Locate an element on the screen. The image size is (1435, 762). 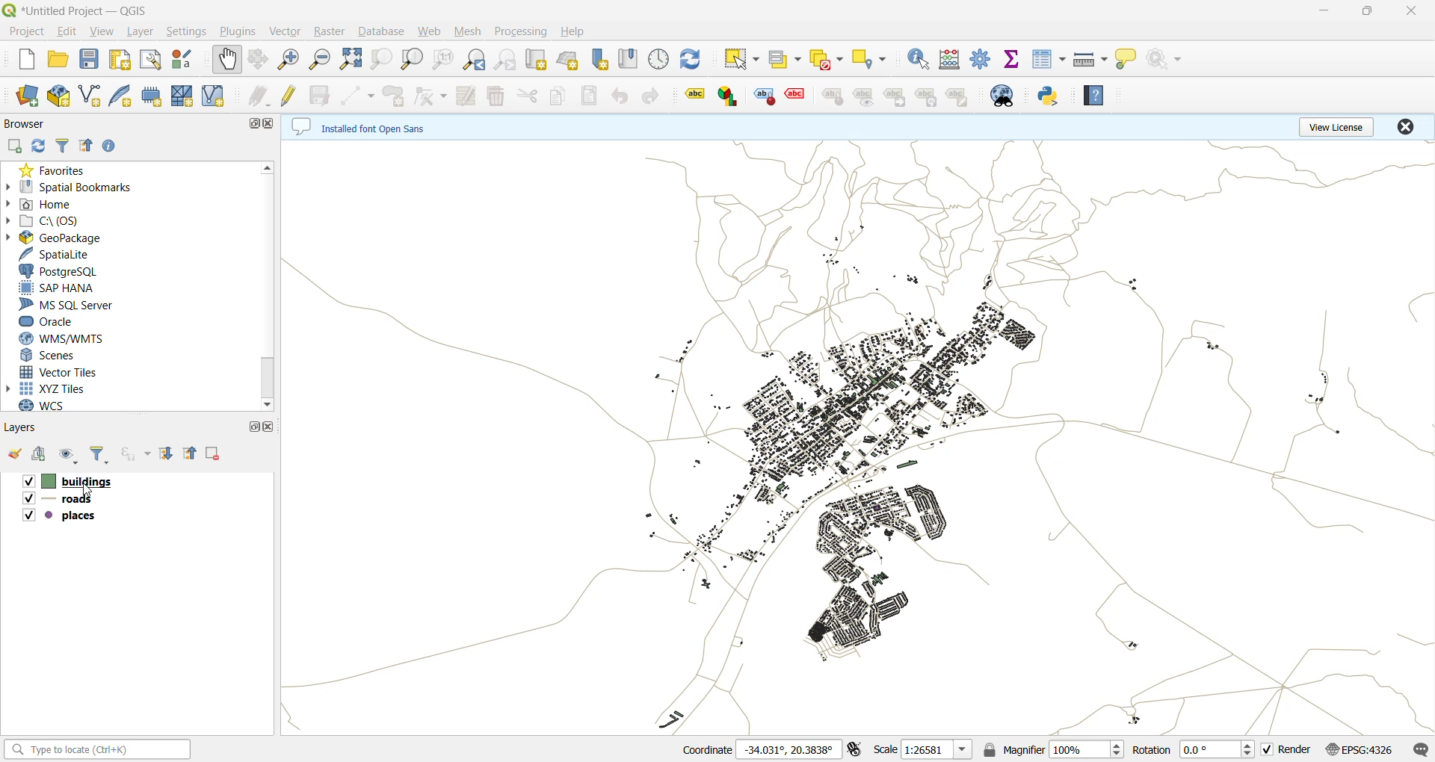
favorites is located at coordinates (52, 170).